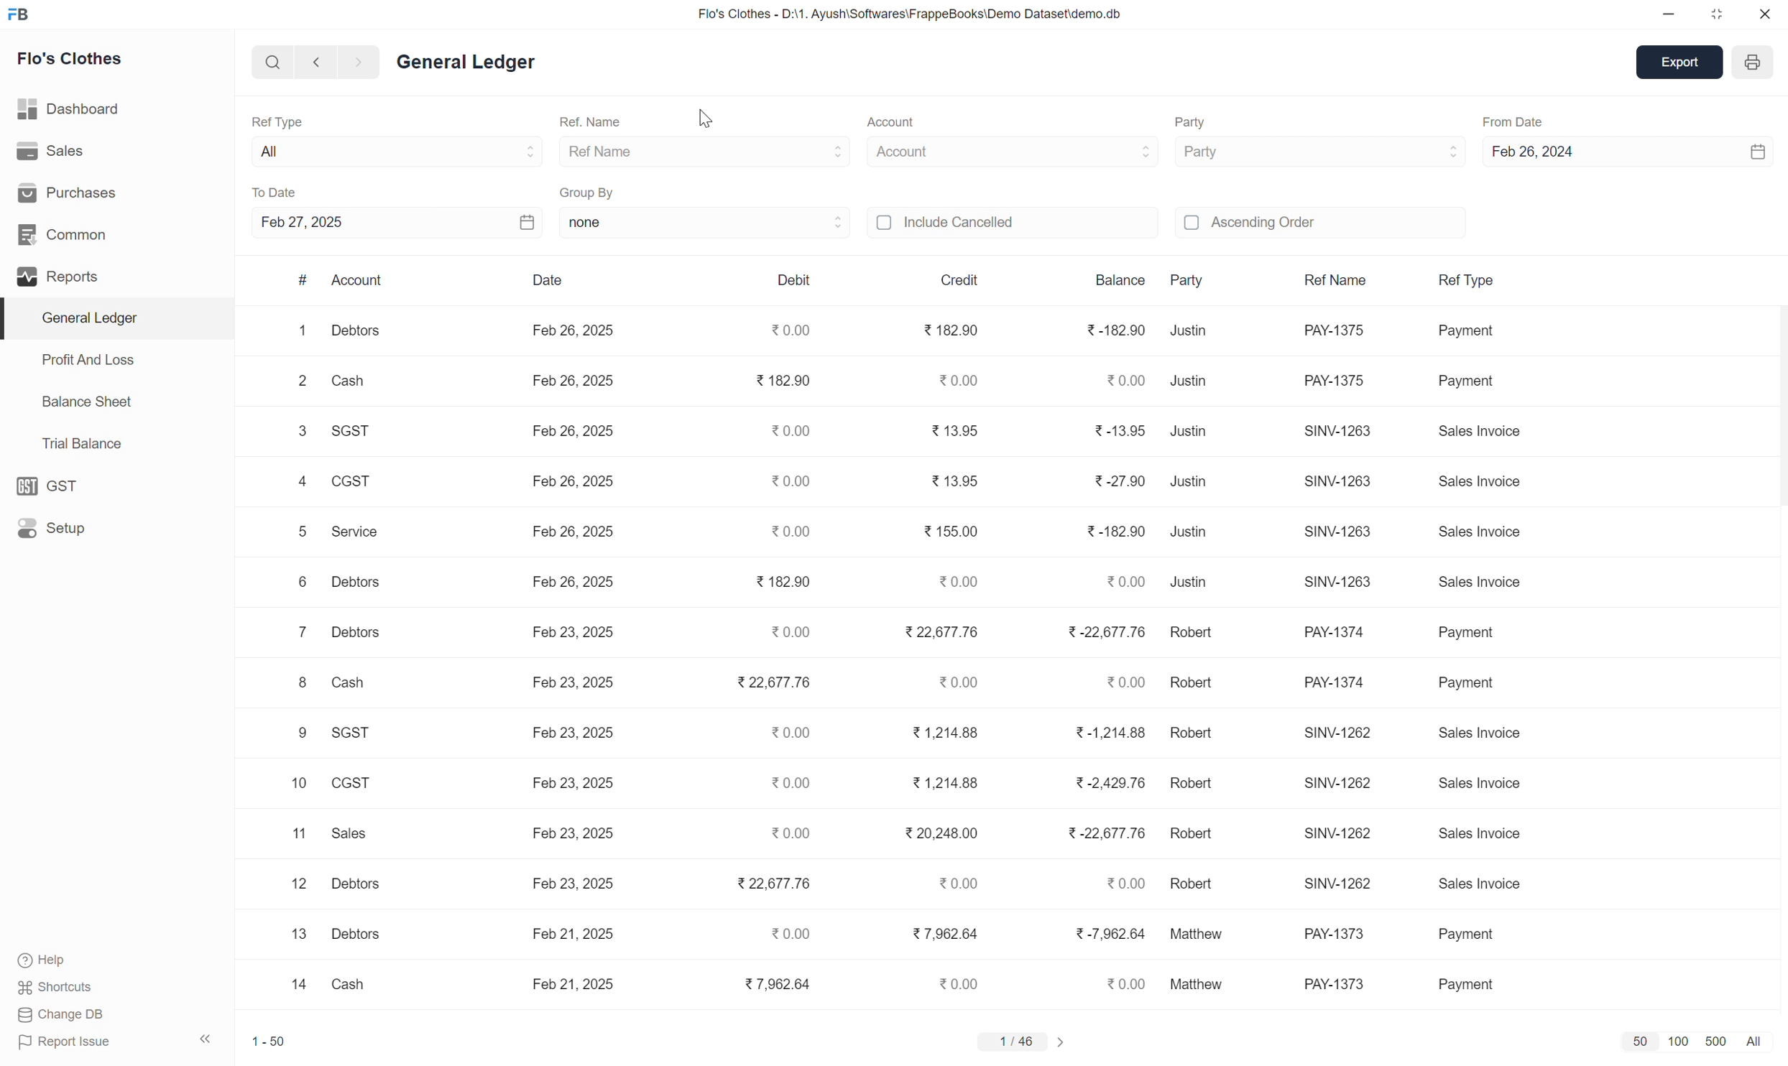 The height and width of the screenshot is (1066, 1788). Describe the element at coordinates (936, 223) in the screenshot. I see `icluded cancelled` at that location.